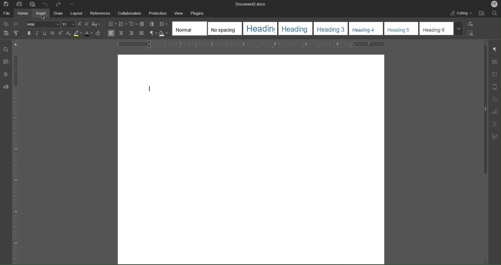 This screenshot has width=501, height=265. I want to click on Increase Indent, so click(152, 24).